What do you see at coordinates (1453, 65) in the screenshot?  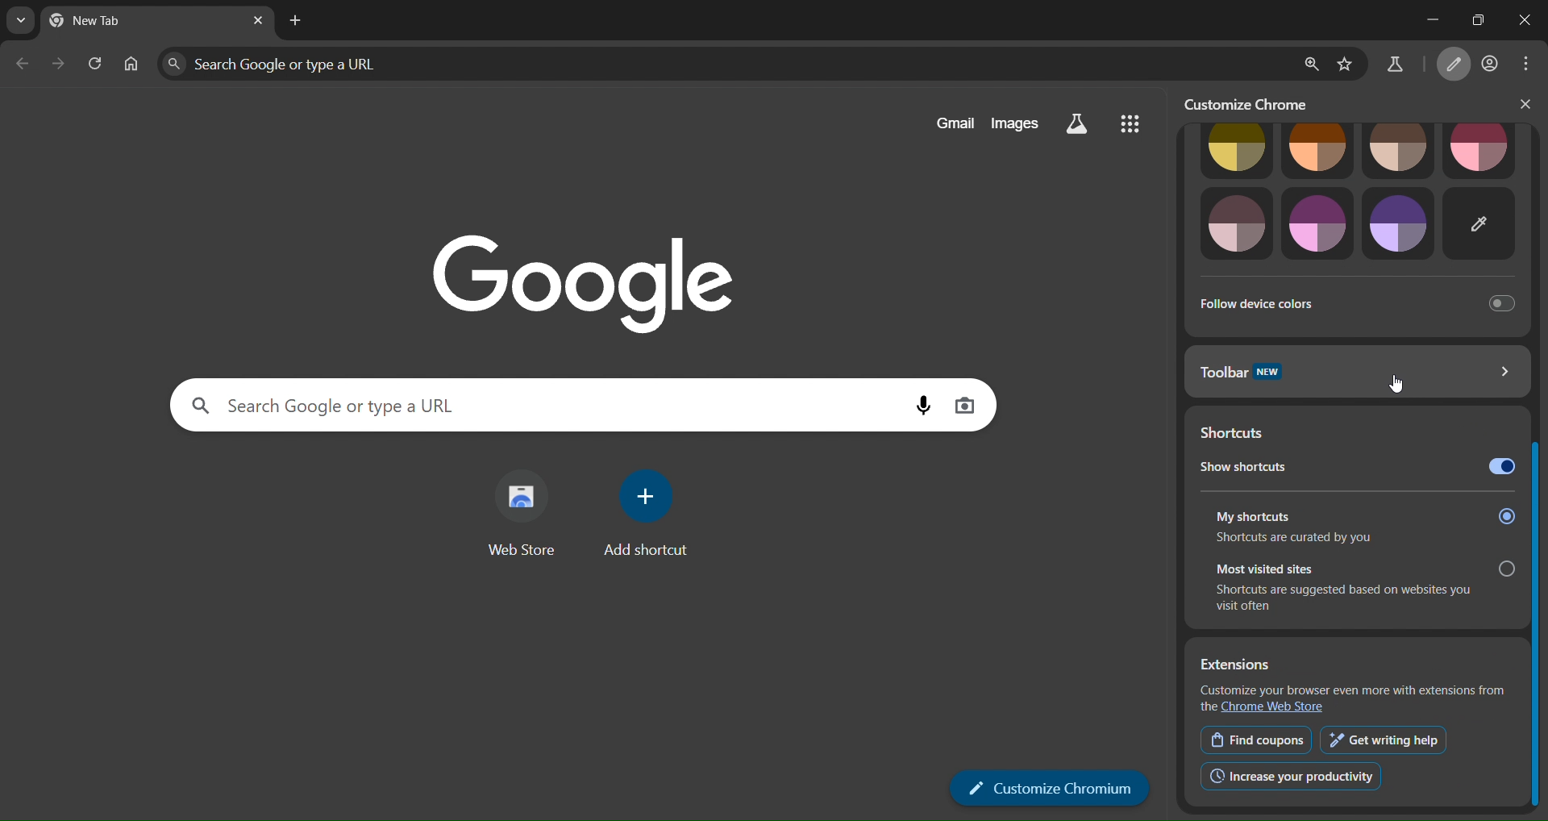 I see `customize chromium` at bounding box center [1453, 65].